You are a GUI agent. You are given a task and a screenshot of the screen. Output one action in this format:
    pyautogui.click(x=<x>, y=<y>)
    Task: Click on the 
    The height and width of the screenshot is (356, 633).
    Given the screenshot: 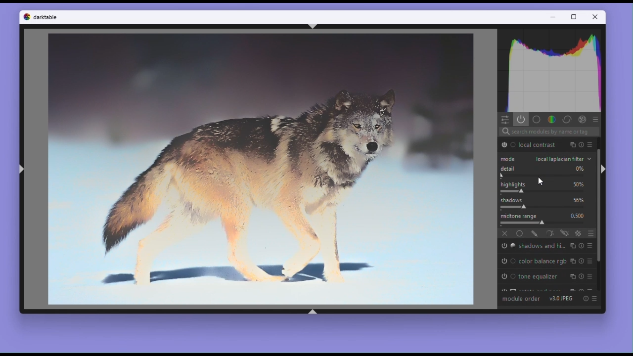 What is the action you would take?
    pyautogui.click(x=571, y=145)
    